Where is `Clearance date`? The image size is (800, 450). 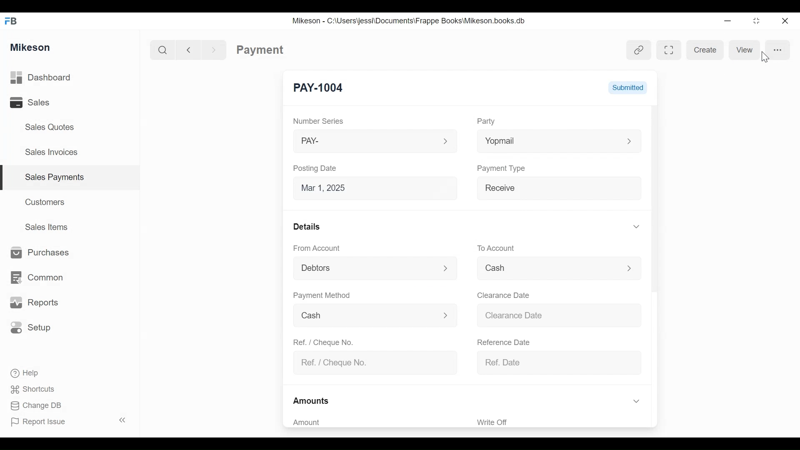
Clearance date is located at coordinates (506, 295).